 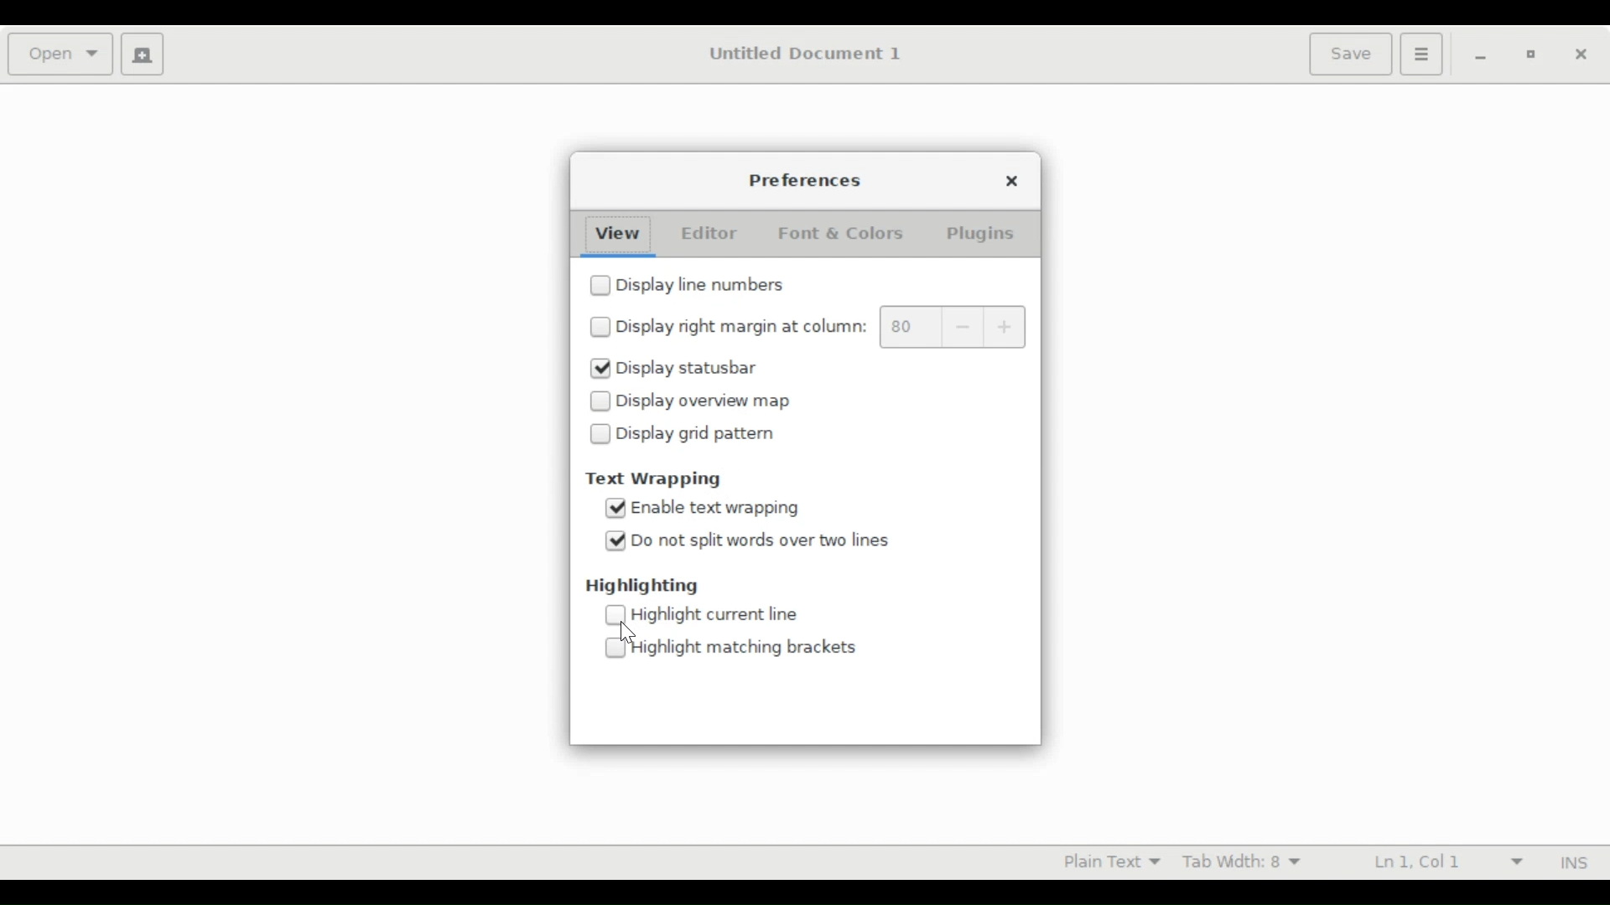 I want to click on margin value, so click(x=911, y=326).